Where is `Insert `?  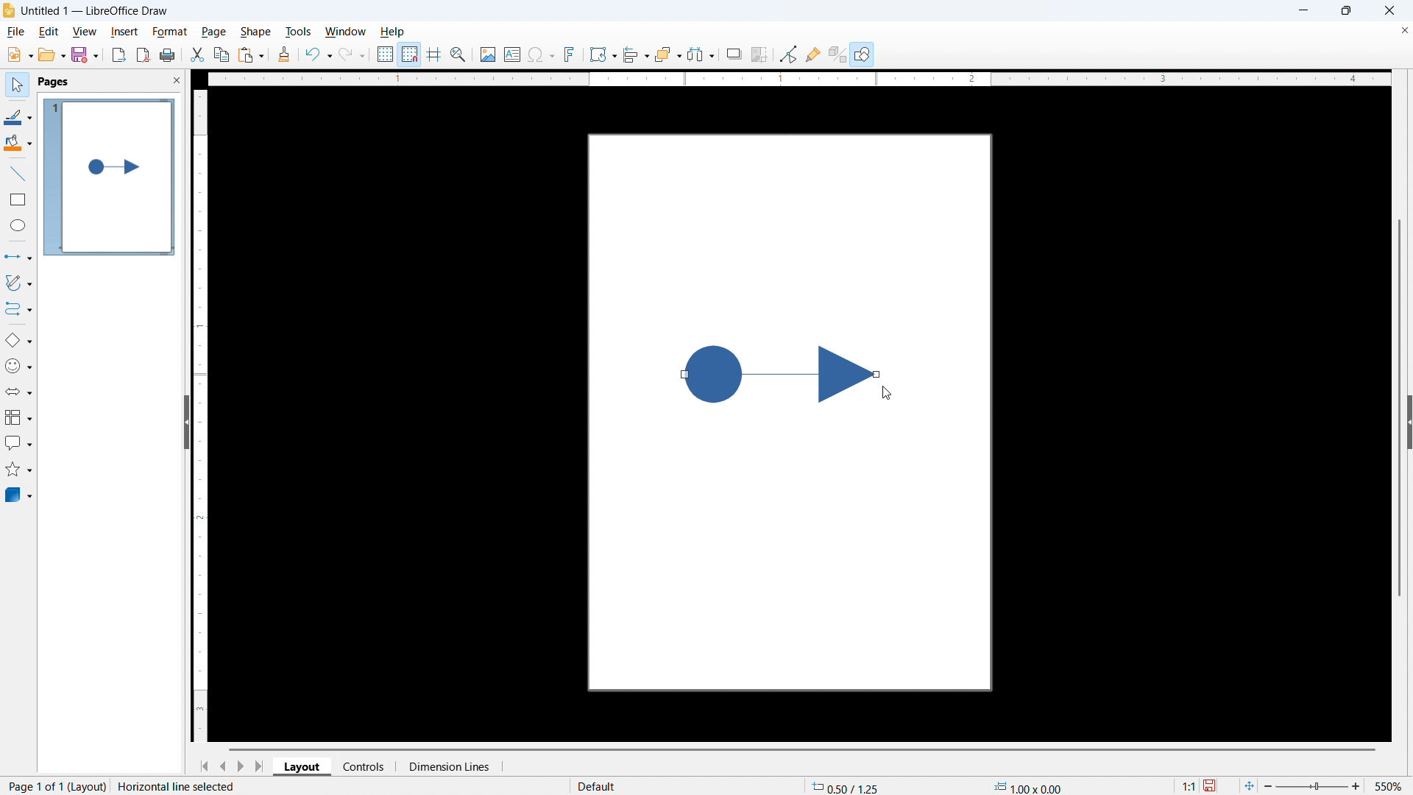 Insert  is located at coordinates (124, 31).